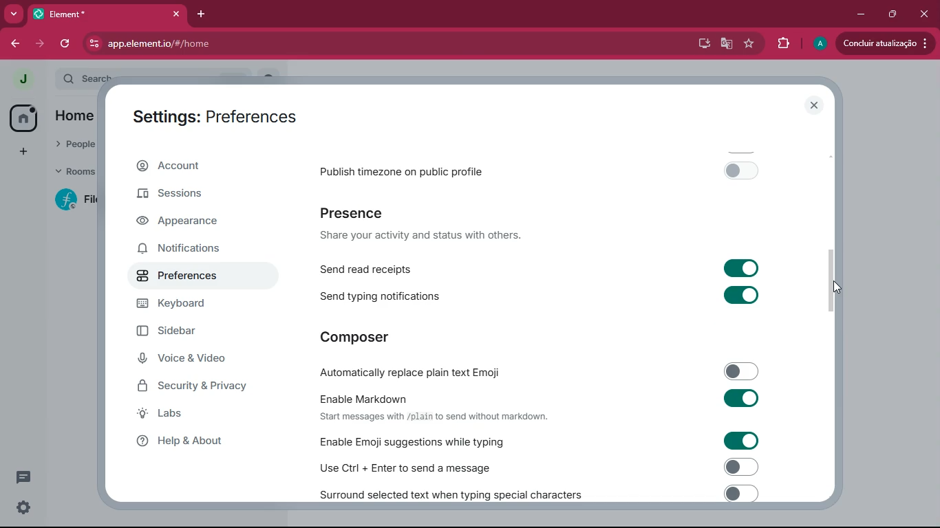  I want to click on voice, so click(190, 360).